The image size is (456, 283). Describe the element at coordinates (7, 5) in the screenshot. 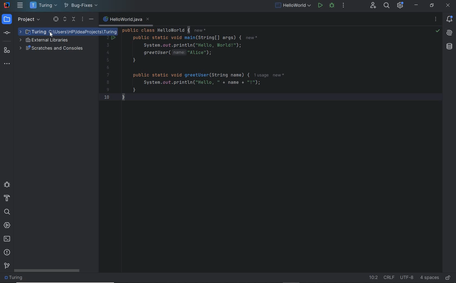

I see `system name` at that location.